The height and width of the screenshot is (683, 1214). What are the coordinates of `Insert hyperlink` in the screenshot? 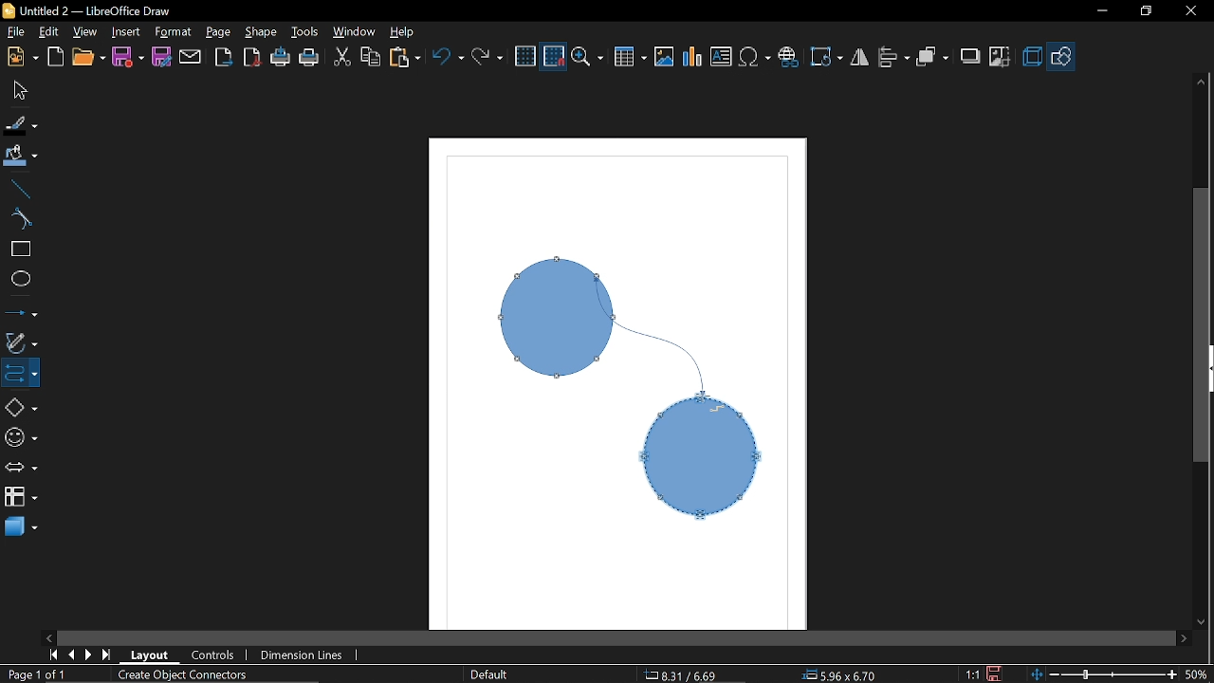 It's located at (790, 58).